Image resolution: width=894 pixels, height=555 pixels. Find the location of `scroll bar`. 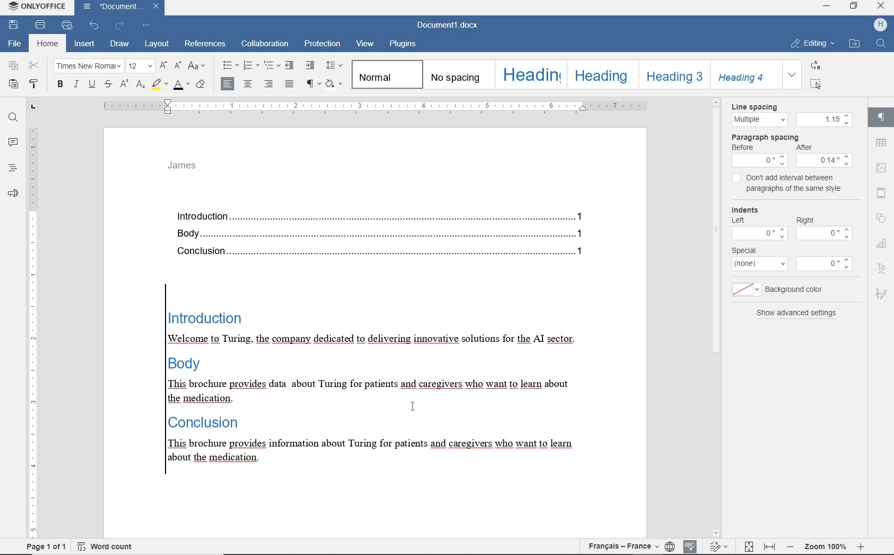

scroll bar is located at coordinates (716, 318).